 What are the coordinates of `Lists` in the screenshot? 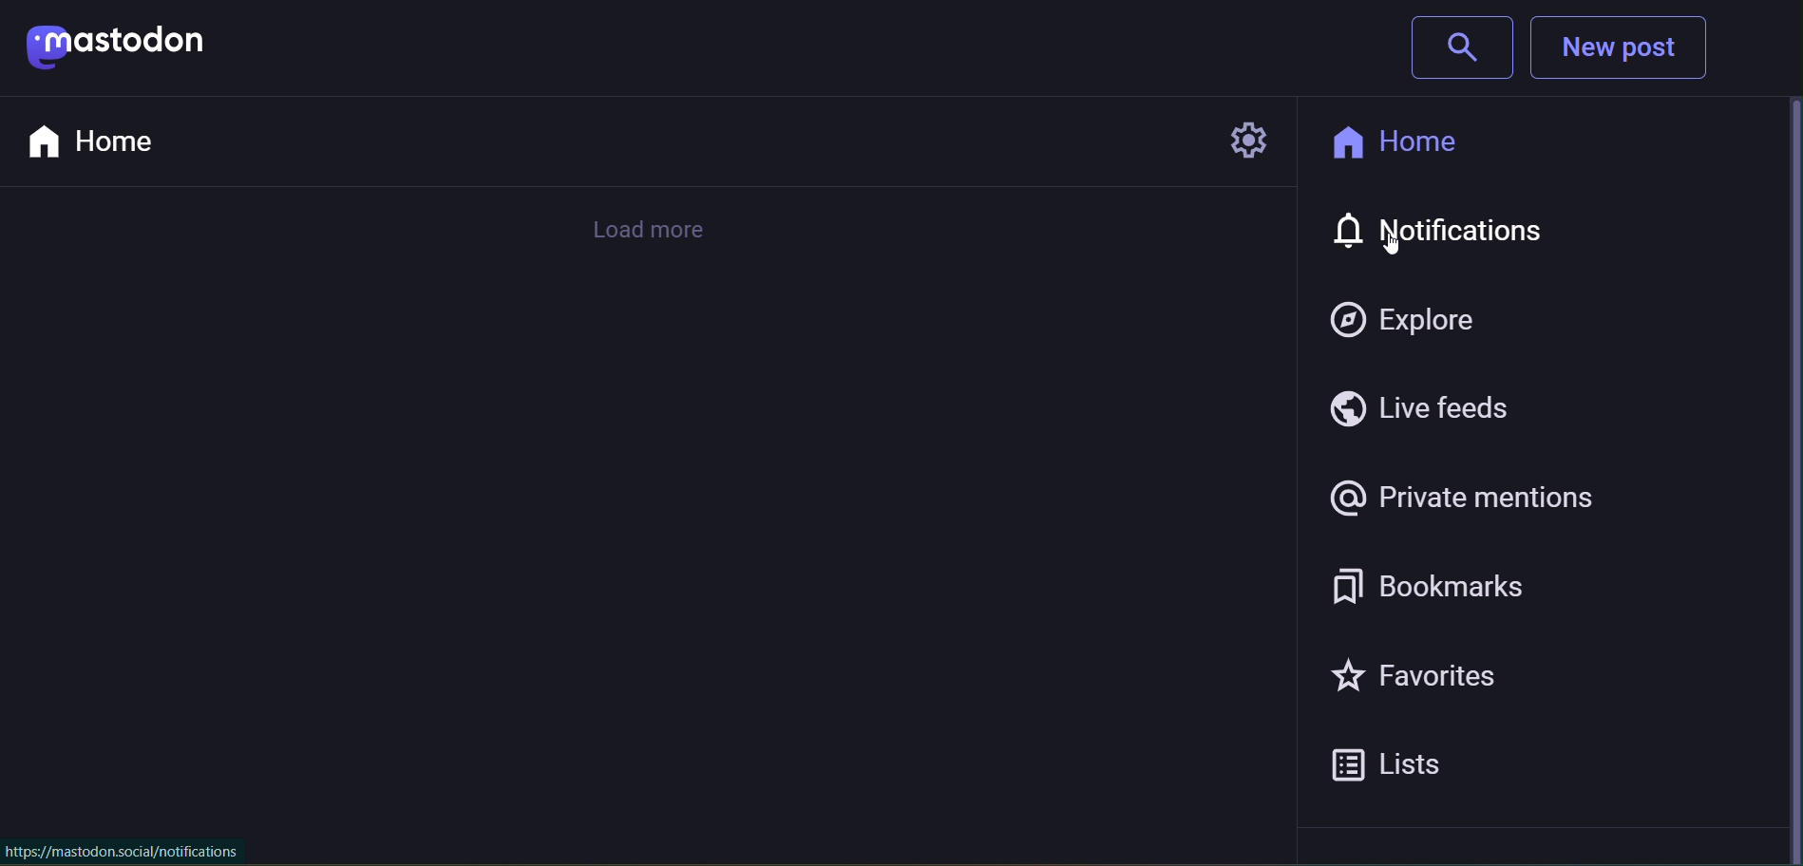 It's located at (1399, 761).